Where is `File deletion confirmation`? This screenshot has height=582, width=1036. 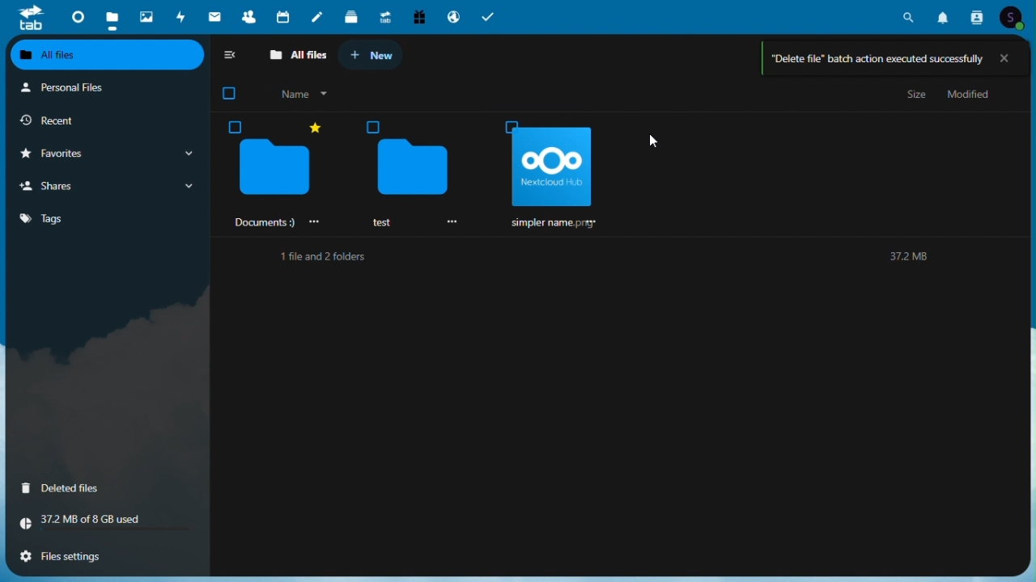 File deletion confirmation is located at coordinates (890, 58).